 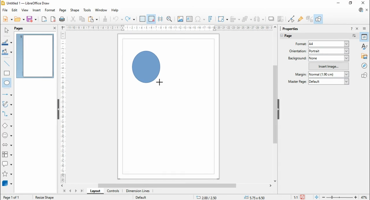 I want to click on edit, so click(x=14, y=10).